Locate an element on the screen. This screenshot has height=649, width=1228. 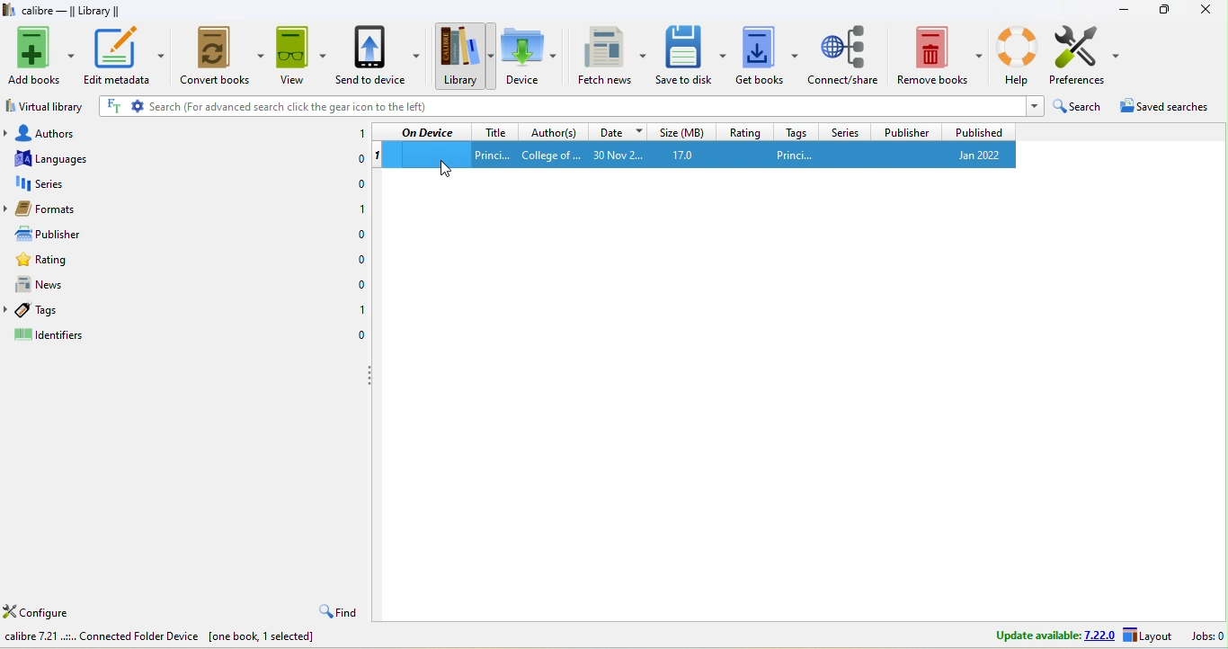
news is located at coordinates (54, 283).